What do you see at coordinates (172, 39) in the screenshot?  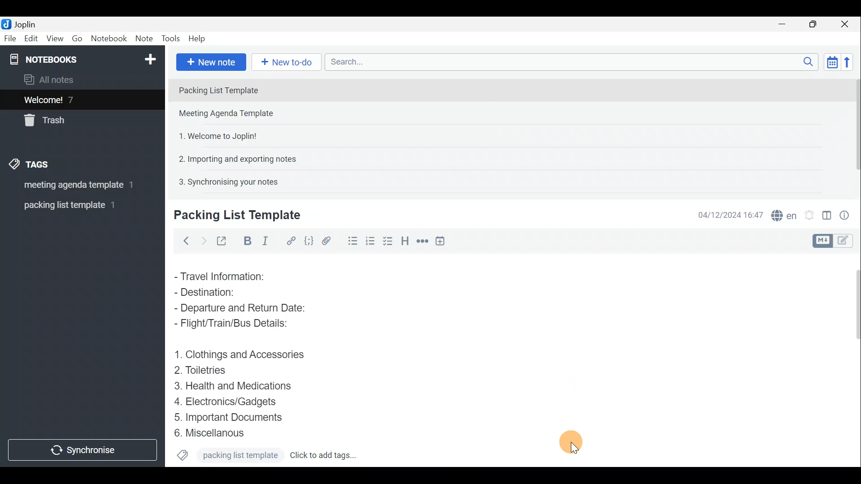 I see `Tools` at bounding box center [172, 39].